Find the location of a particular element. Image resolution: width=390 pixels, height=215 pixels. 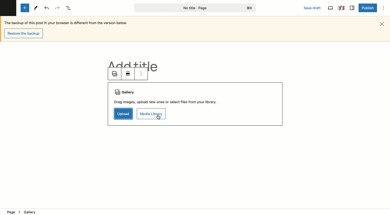

Publish is located at coordinates (367, 8).